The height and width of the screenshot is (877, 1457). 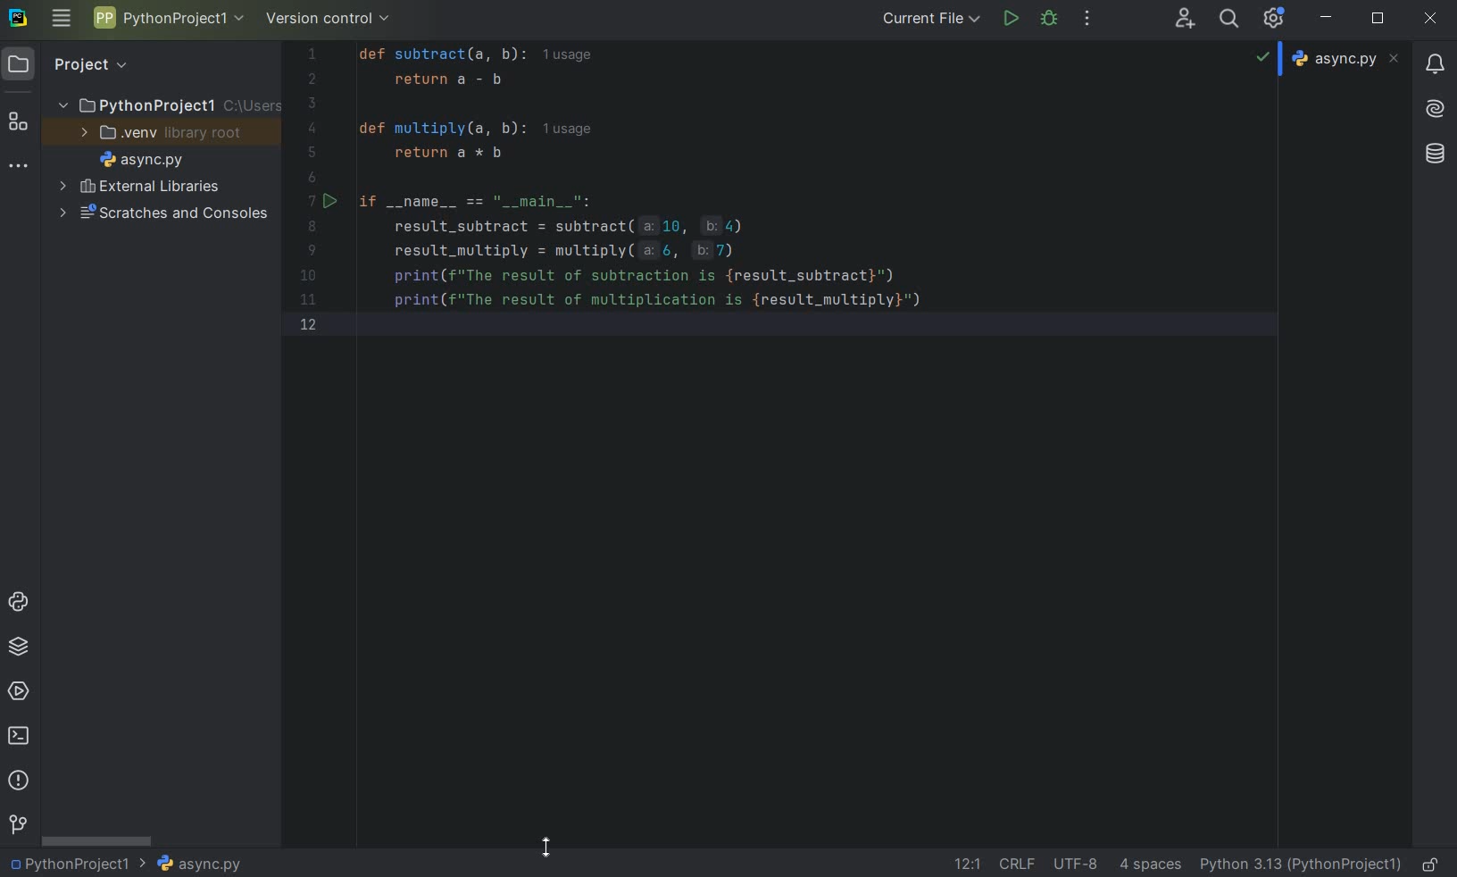 What do you see at coordinates (18, 690) in the screenshot?
I see `services` at bounding box center [18, 690].